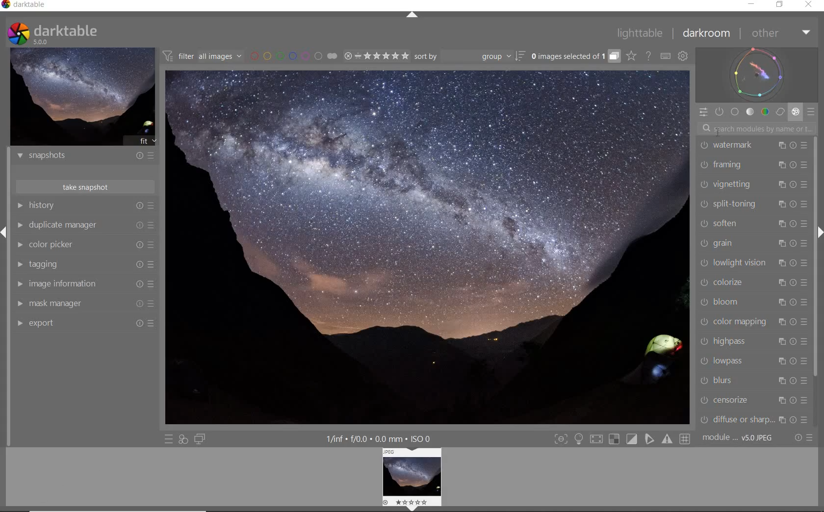 The image size is (824, 512). Describe the element at coordinates (781, 399) in the screenshot. I see `multiple instance actions` at that location.